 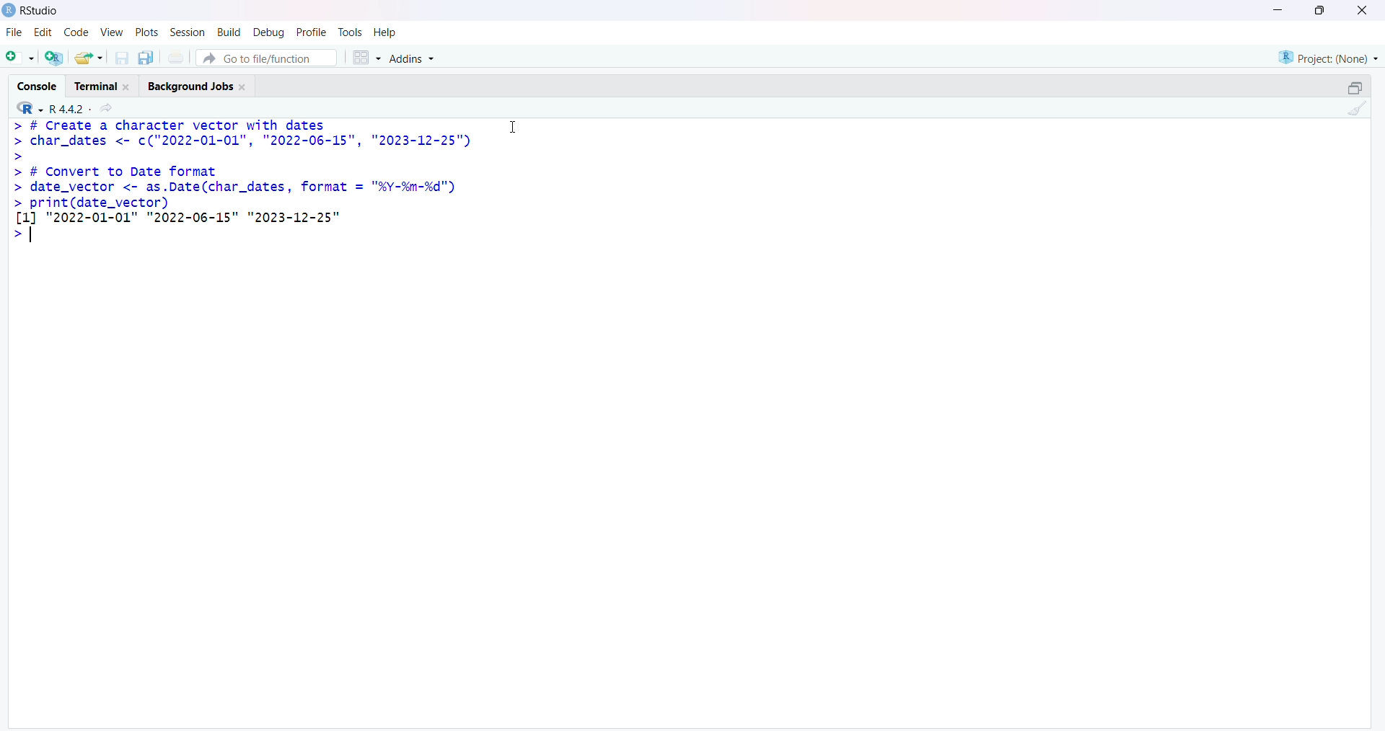 I want to click on Workspace panes, so click(x=366, y=56).